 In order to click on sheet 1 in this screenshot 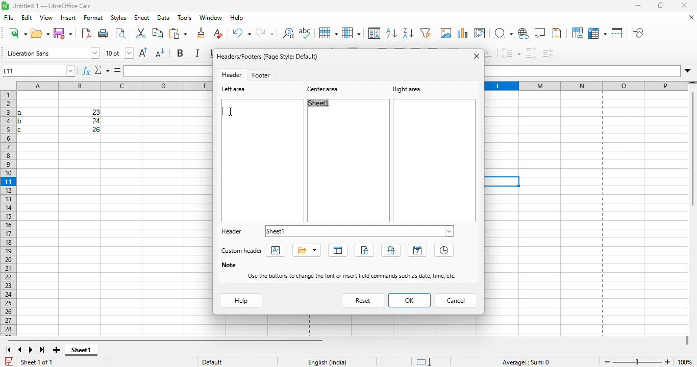, I will do `click(85, 352)`.